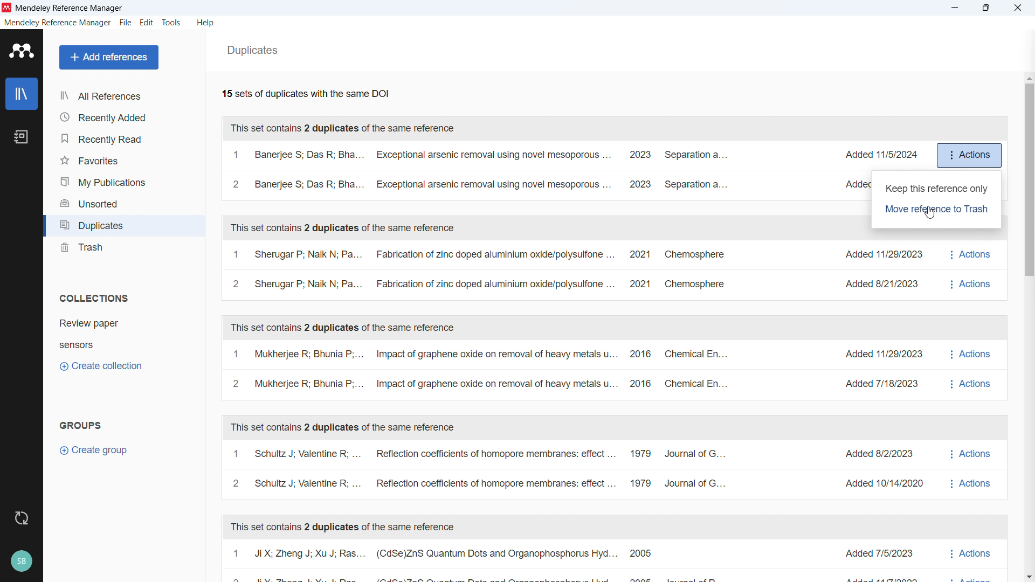 This screenshot has width=1035, height=582. What do you see at coordinates (22, 94) in the screenshot?
I see `Library ` at bounding box center [22, 94].